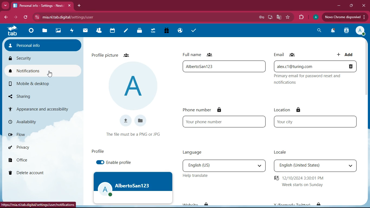 This screenshot has width=370, height=208. Describe the element at coordinates (85, 30) in the screenshot. I see `mail` at that location.